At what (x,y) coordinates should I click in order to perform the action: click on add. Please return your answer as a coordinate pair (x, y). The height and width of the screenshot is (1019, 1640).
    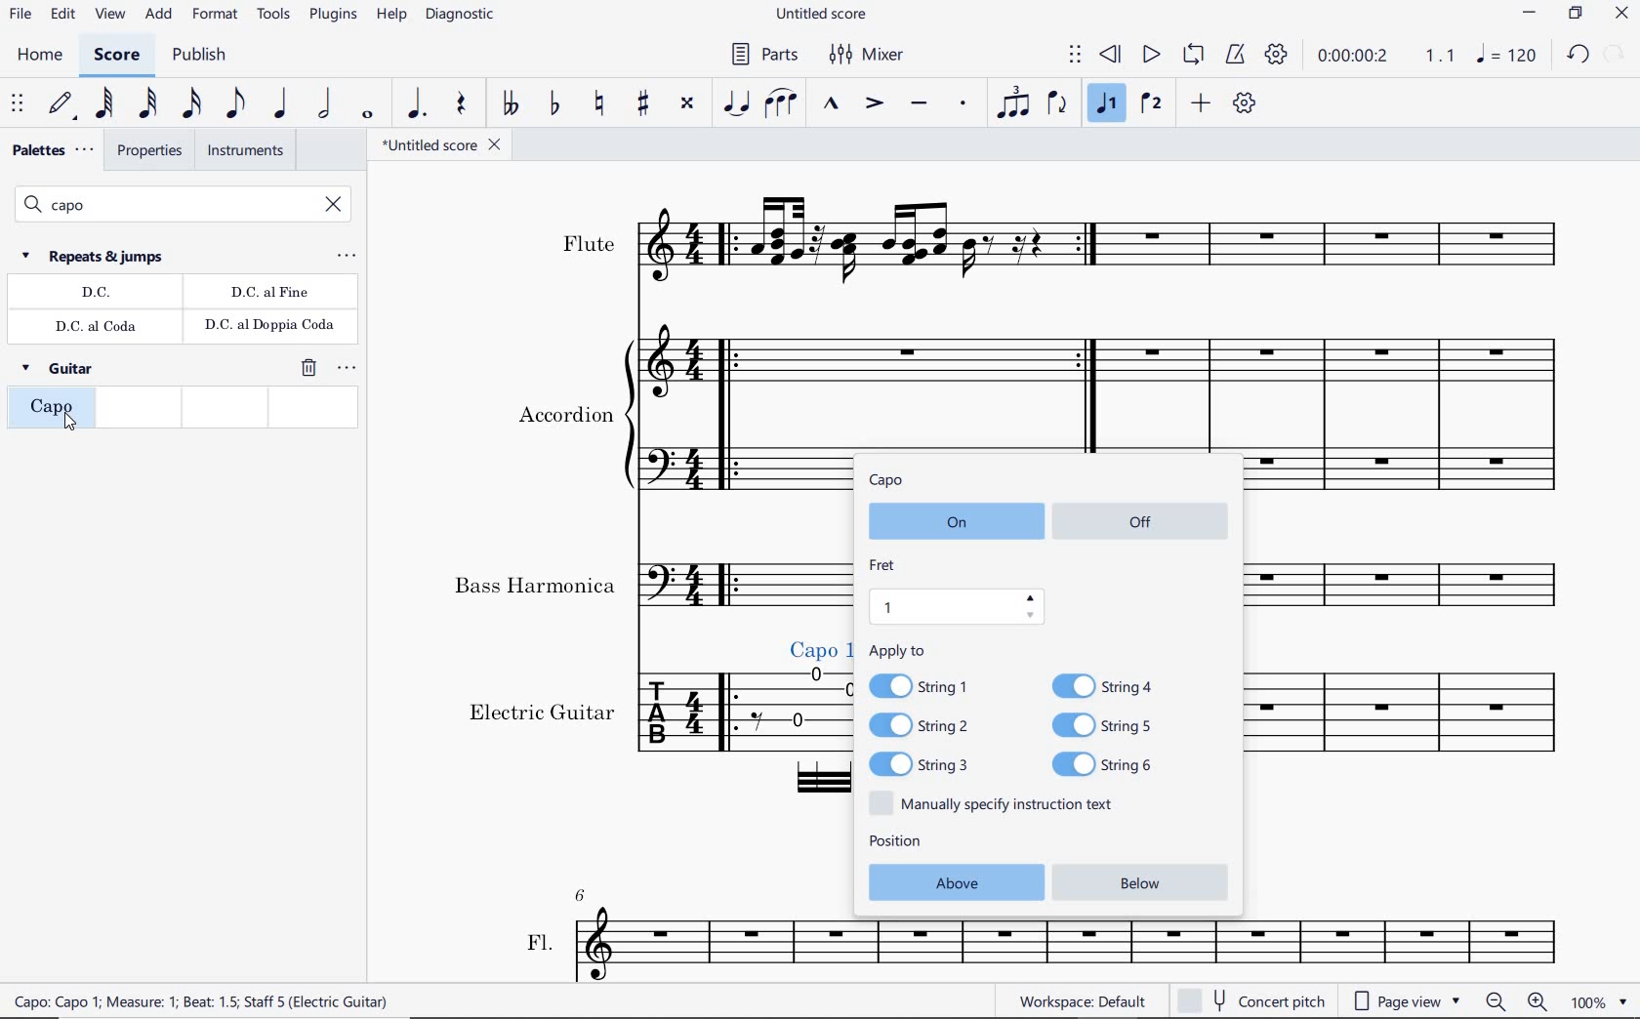
    Looking at the image, I should click on (1204, 104).